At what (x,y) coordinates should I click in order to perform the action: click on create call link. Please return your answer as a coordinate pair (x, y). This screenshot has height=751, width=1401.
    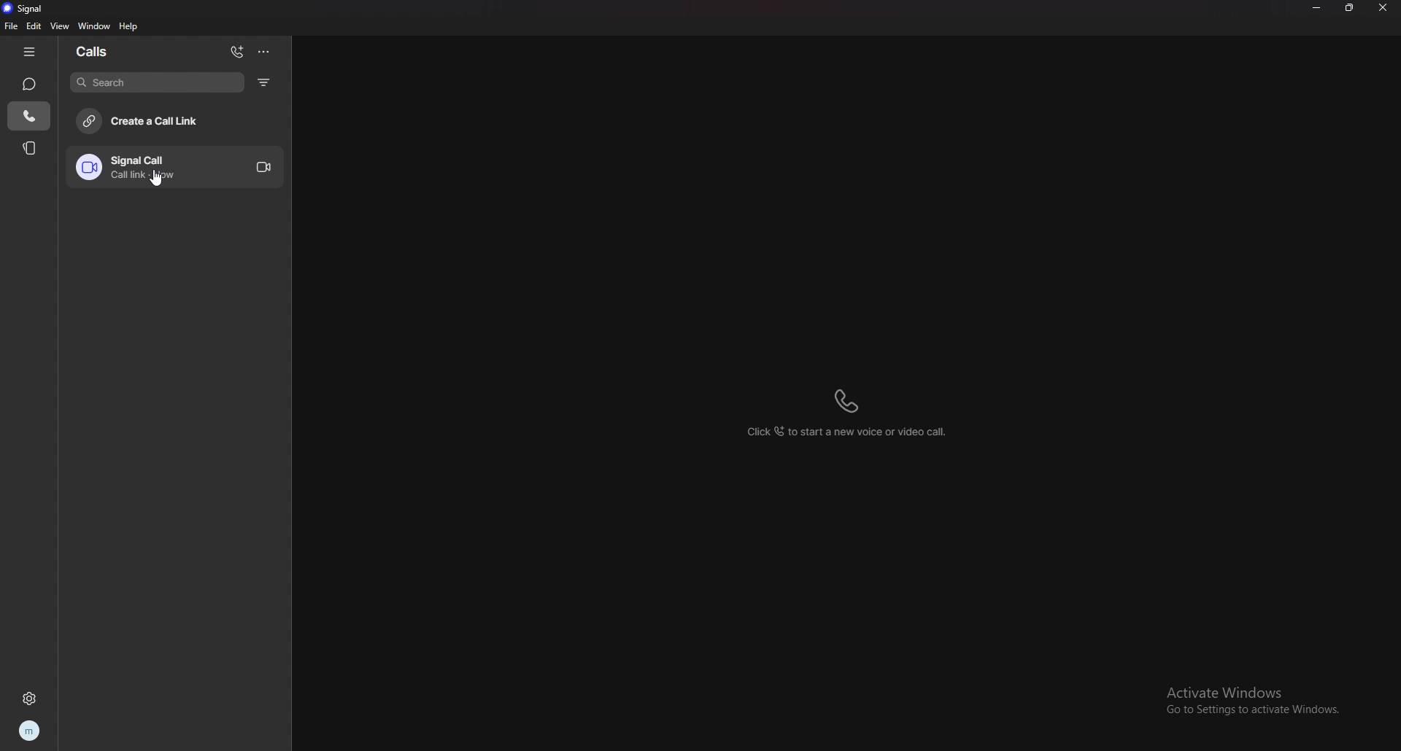
    Looking at the image, I should click on (180, 122).